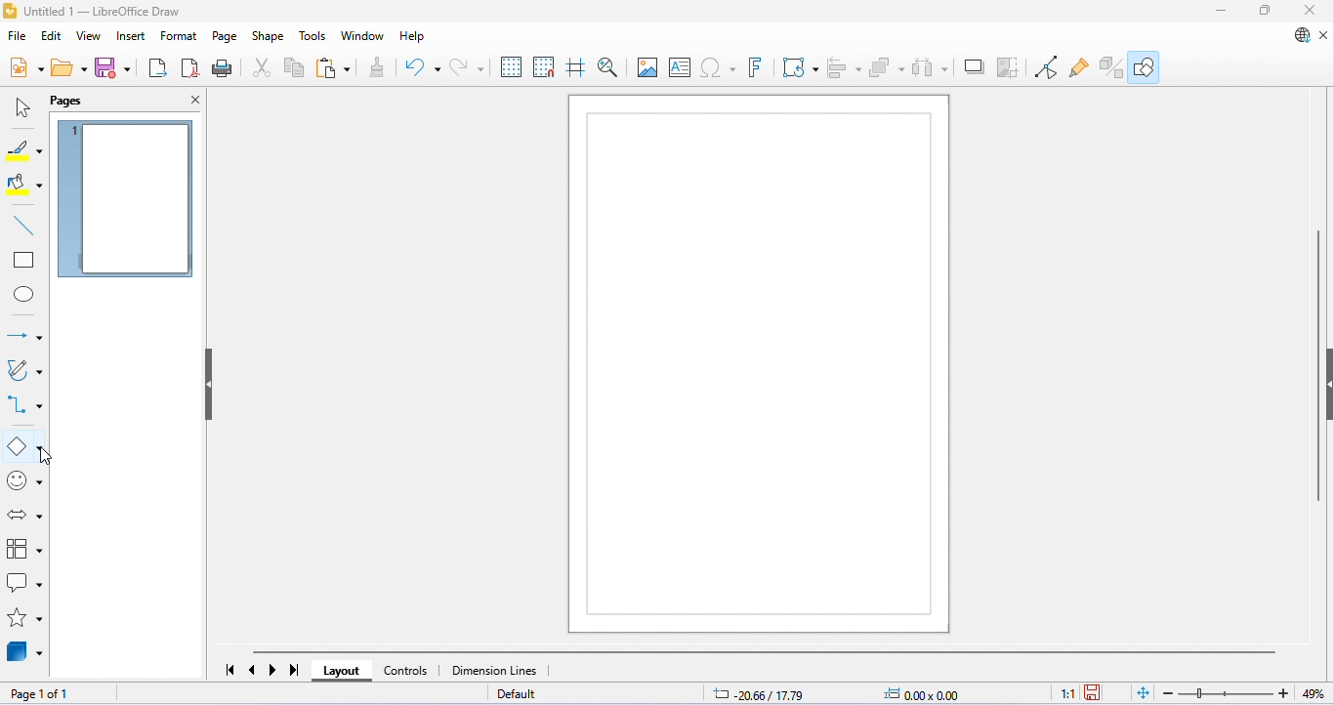 The width and height of the screenshot is (1334, 705). Describe the element at coordinates (25, 516) in the screenshot. I see `block arrows` at that location.